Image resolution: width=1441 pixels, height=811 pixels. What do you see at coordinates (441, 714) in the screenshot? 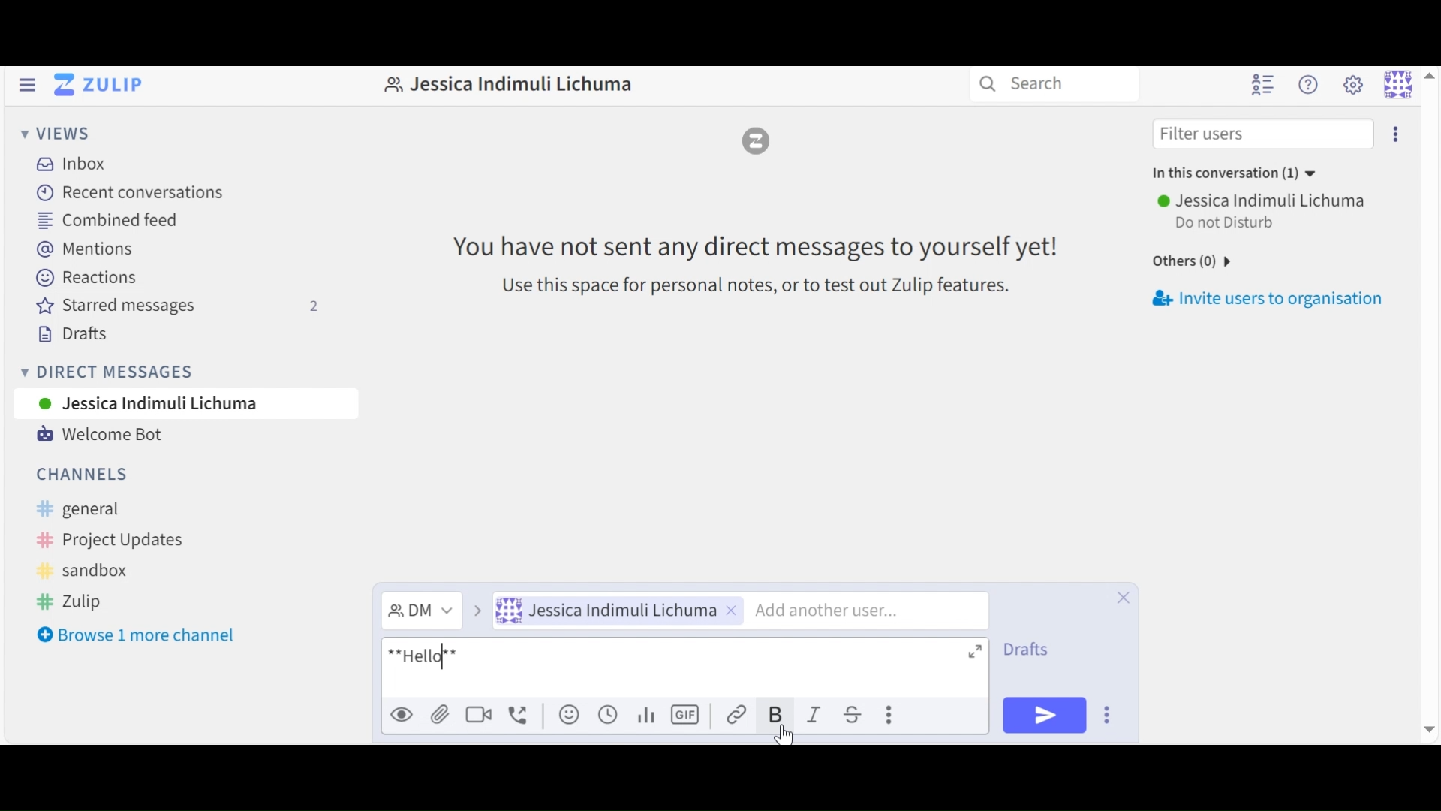
I see `Upload files` at bounding box center [441, 714].